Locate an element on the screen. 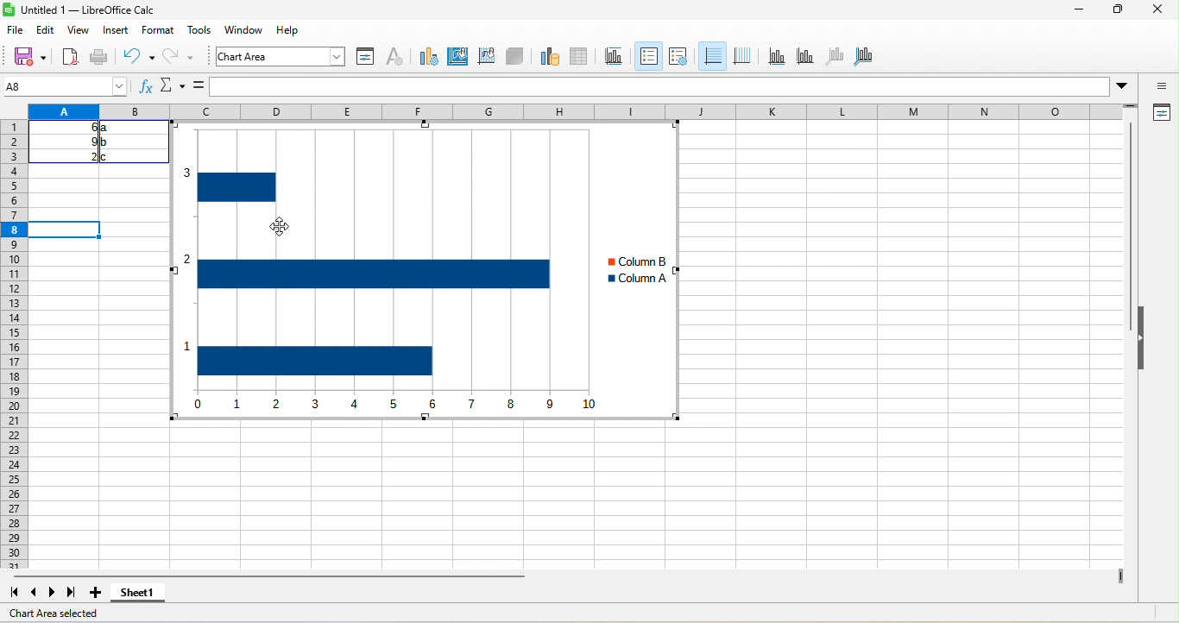 The height and width of the screenshot is (623, 1179). minimize is located at coordinates (1078, 10).